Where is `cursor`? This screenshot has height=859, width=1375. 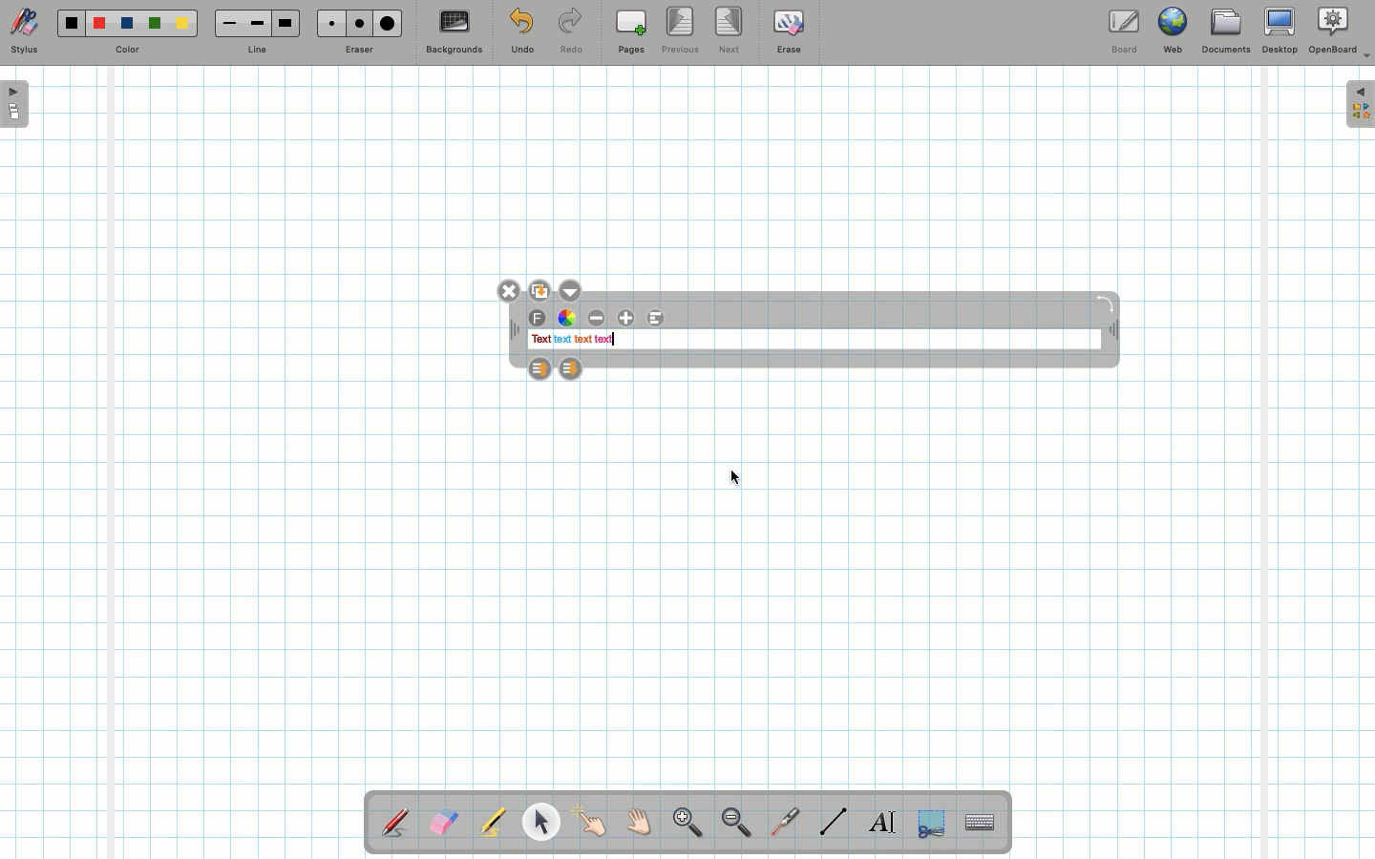
cursor is located at coordinates (736, 478).